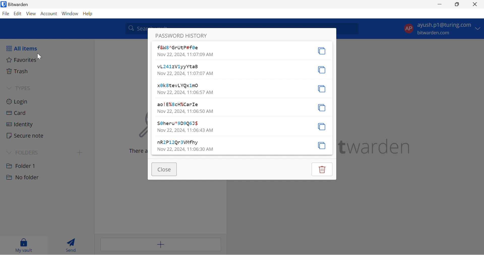 This screenshot has height=255, width=484. What do you see at coordinates (78, 154) in the screenshot?
I see `create folder` at bounding box center [78, 154].